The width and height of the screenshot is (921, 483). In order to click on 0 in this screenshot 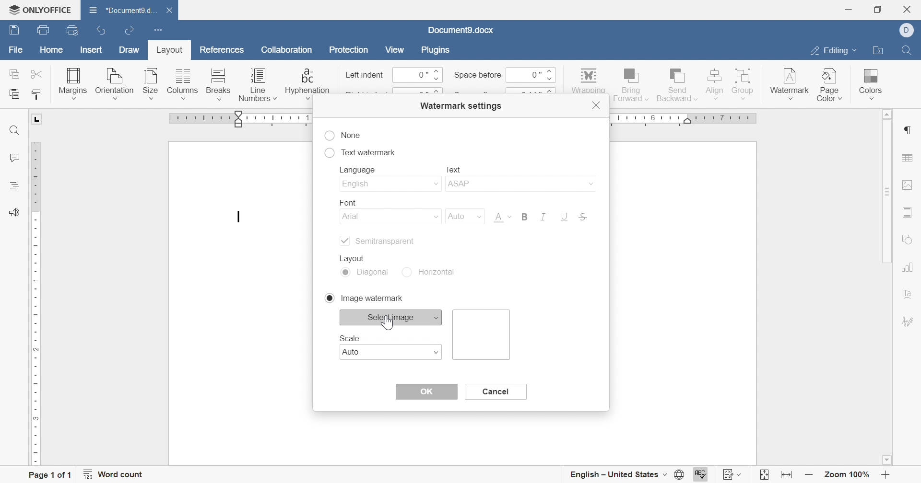, I will do `click(418, 75)`.